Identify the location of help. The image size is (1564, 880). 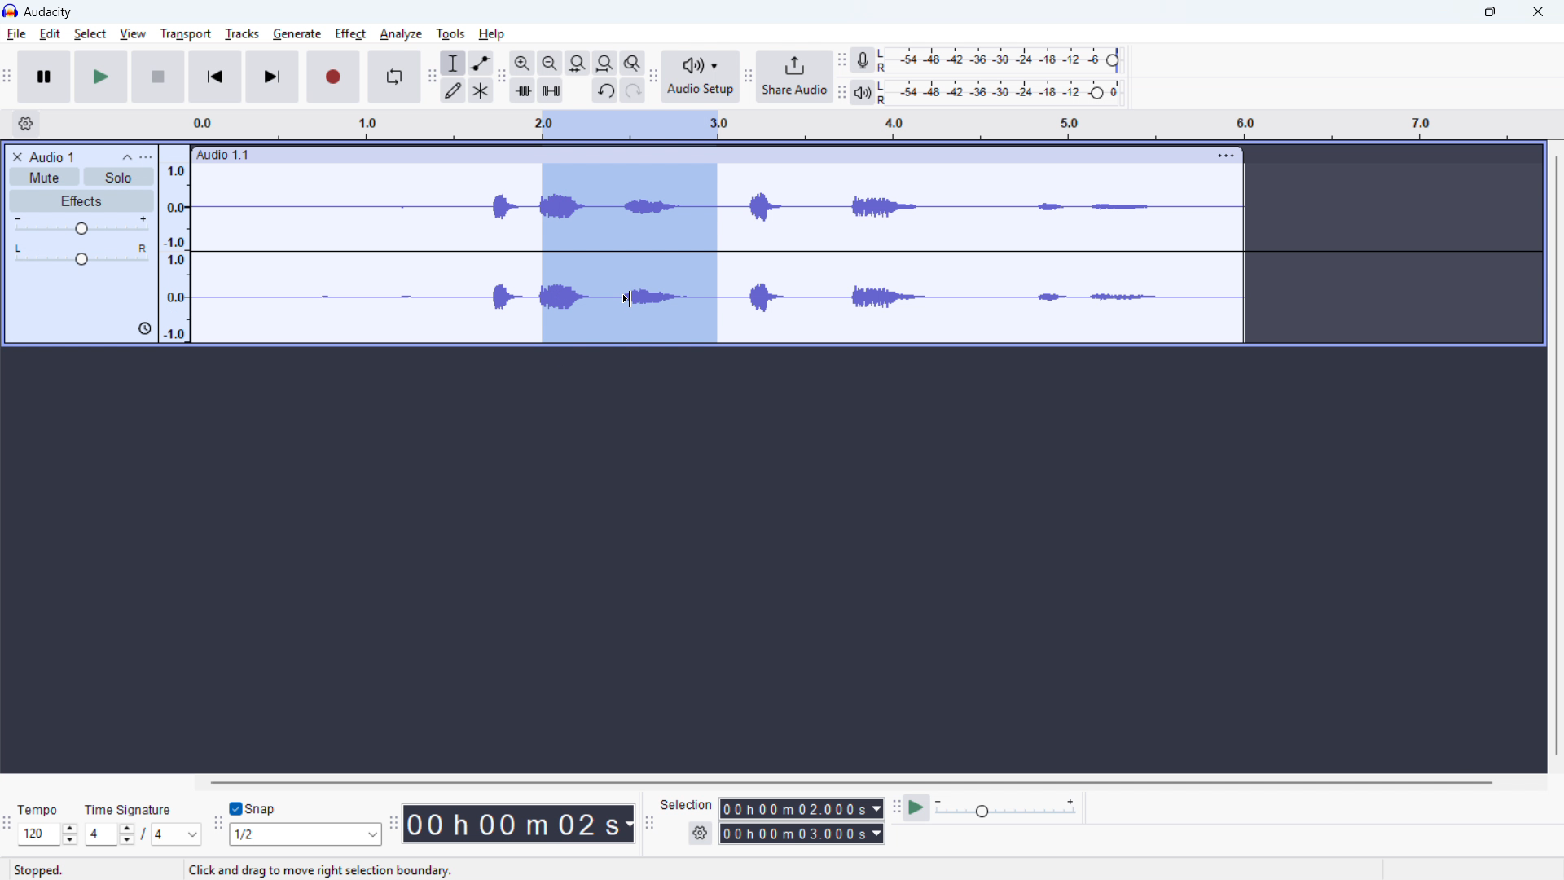
(491, 33).